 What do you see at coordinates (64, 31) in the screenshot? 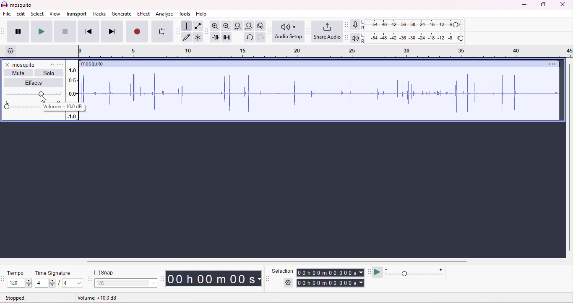
I see `stop` at bounding box center [64, 31].